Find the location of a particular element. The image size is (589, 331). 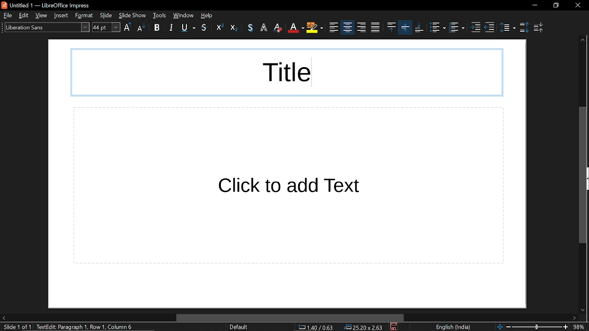

set line spacing is located at coordinates (508, 27).